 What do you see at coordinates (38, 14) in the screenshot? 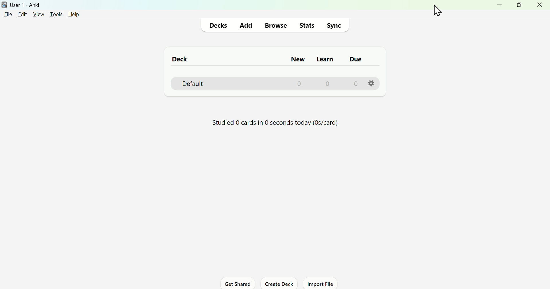
I see `View` at bounding box center [38, 14].